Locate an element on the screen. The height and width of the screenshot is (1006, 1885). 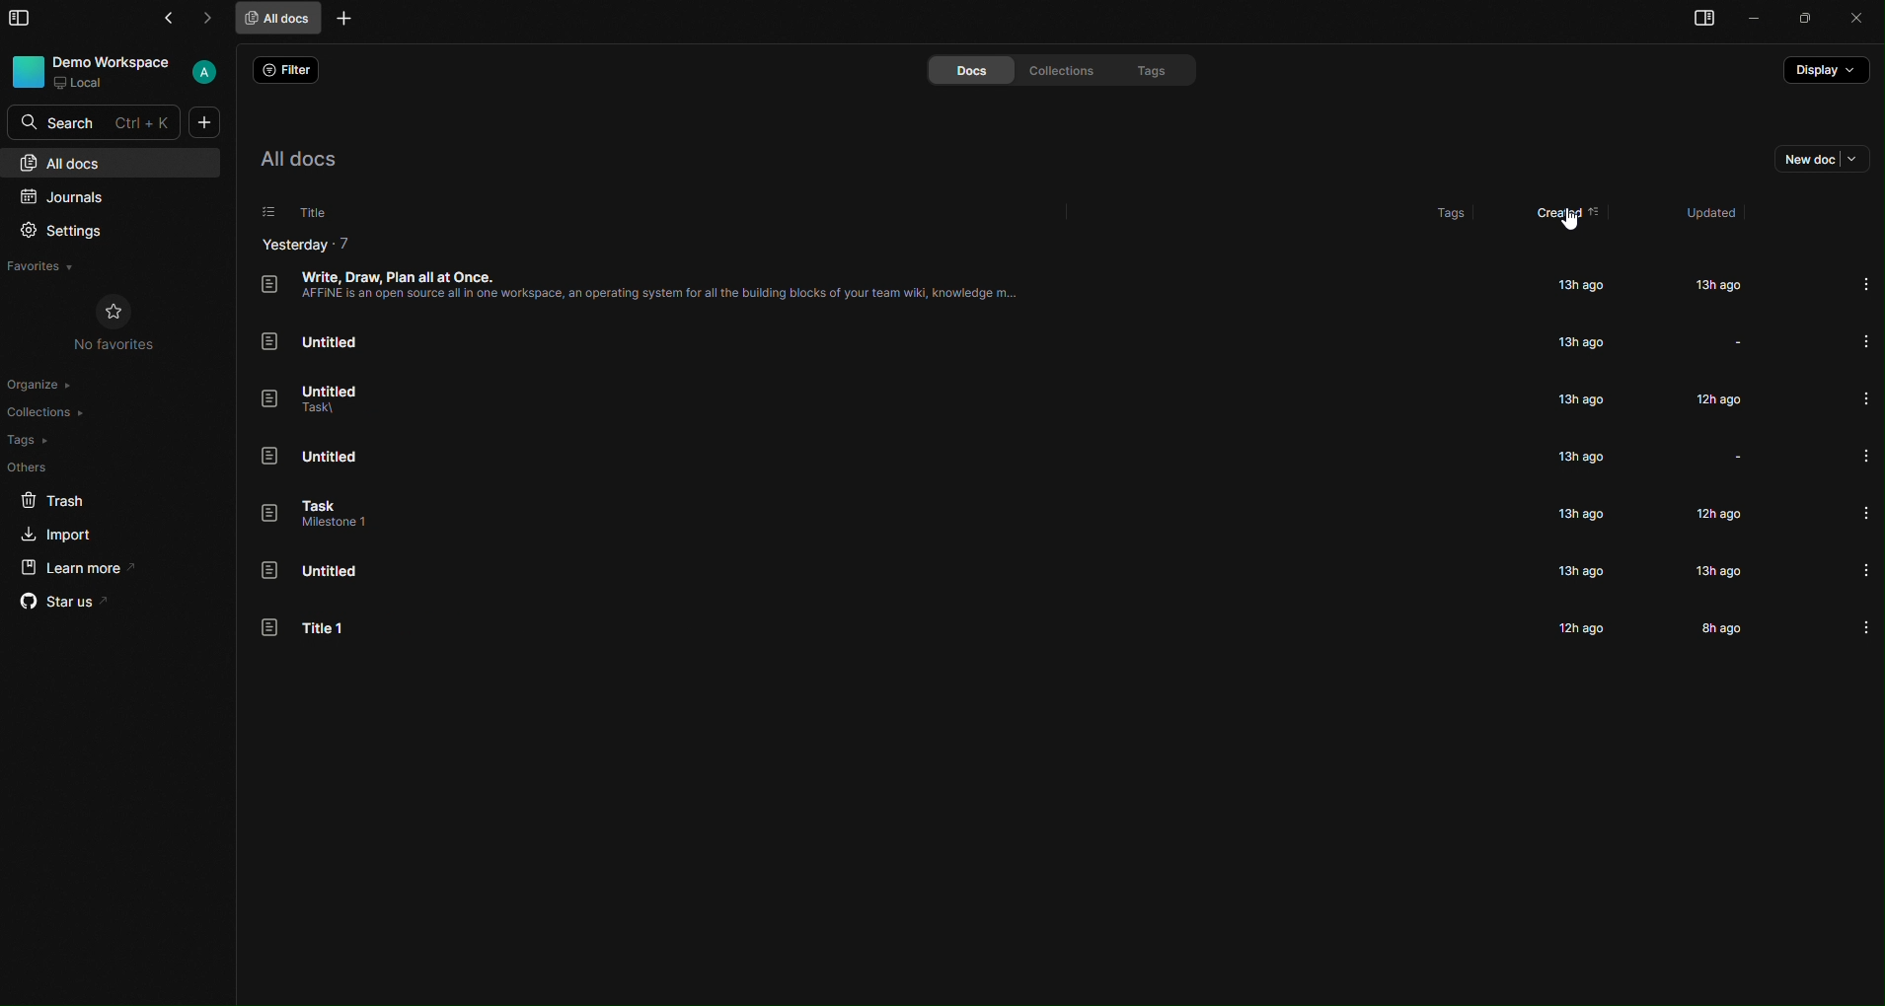
search is located at coordinates (93, 119).